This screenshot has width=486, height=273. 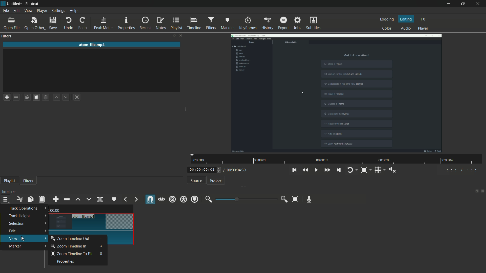 What do you see at coordinates (423, 28) in the screenshot?
I see `player` at bounding box center [423, 28].